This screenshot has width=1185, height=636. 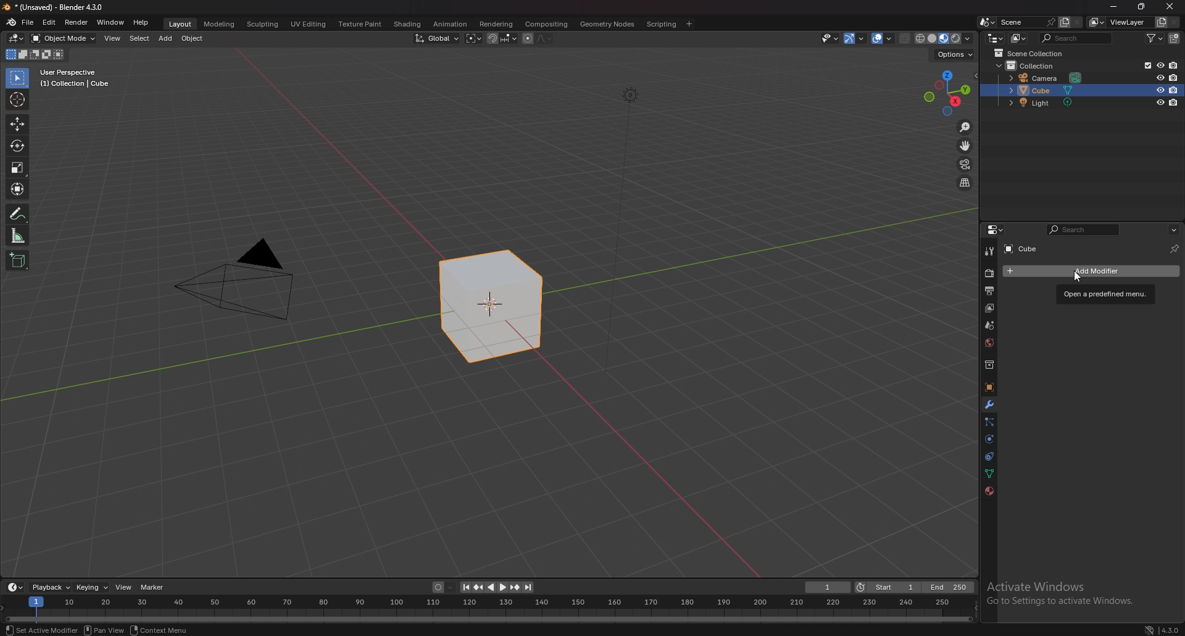 I want to click on end, so click(x=950, y=587).